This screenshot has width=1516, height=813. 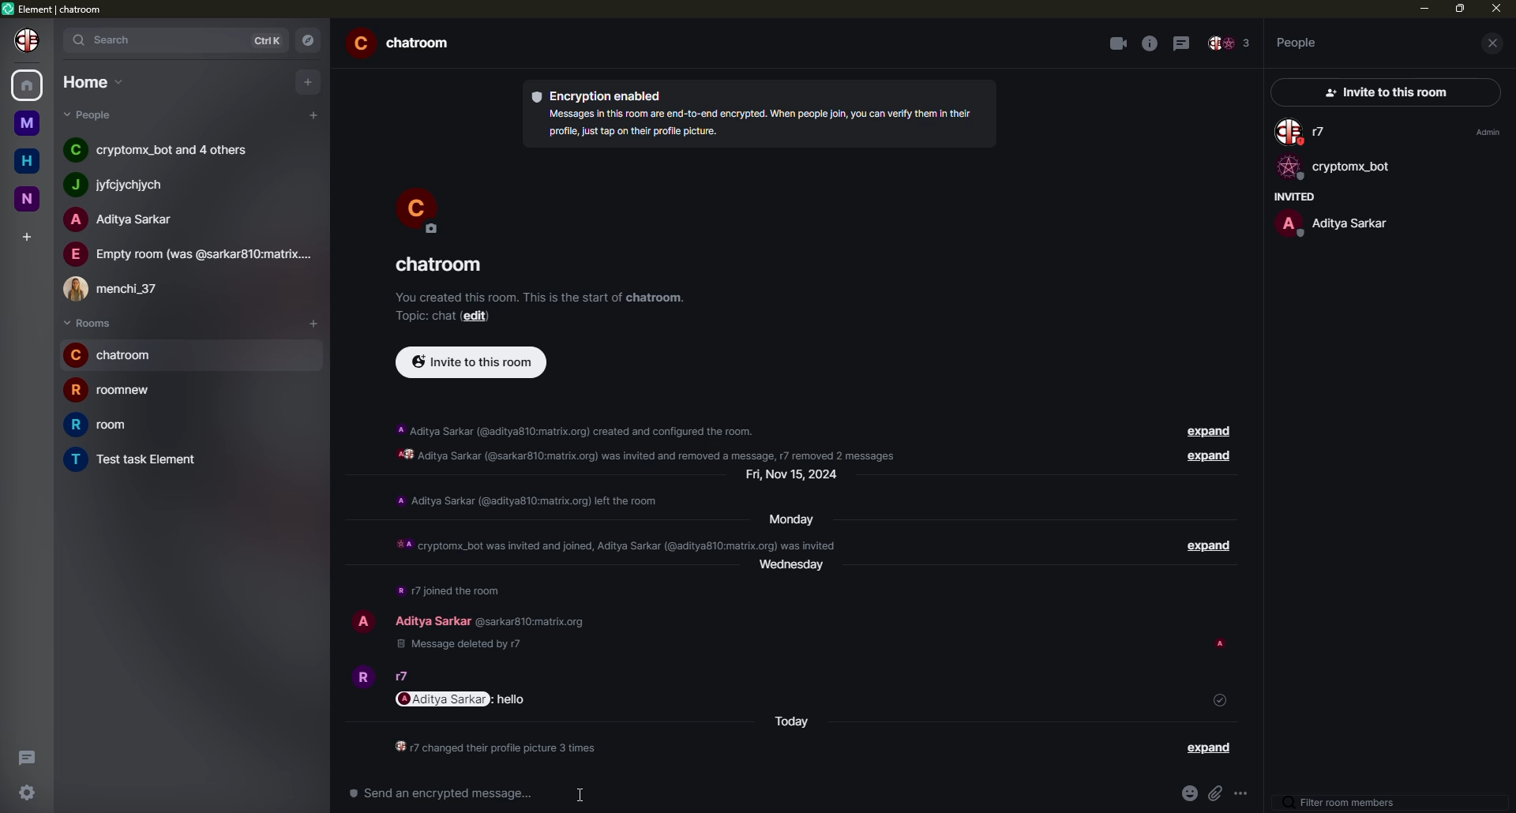 What do you see at coordinates (793, 723) in the screenshot?
I see `day` at bounding box center [793, 723].